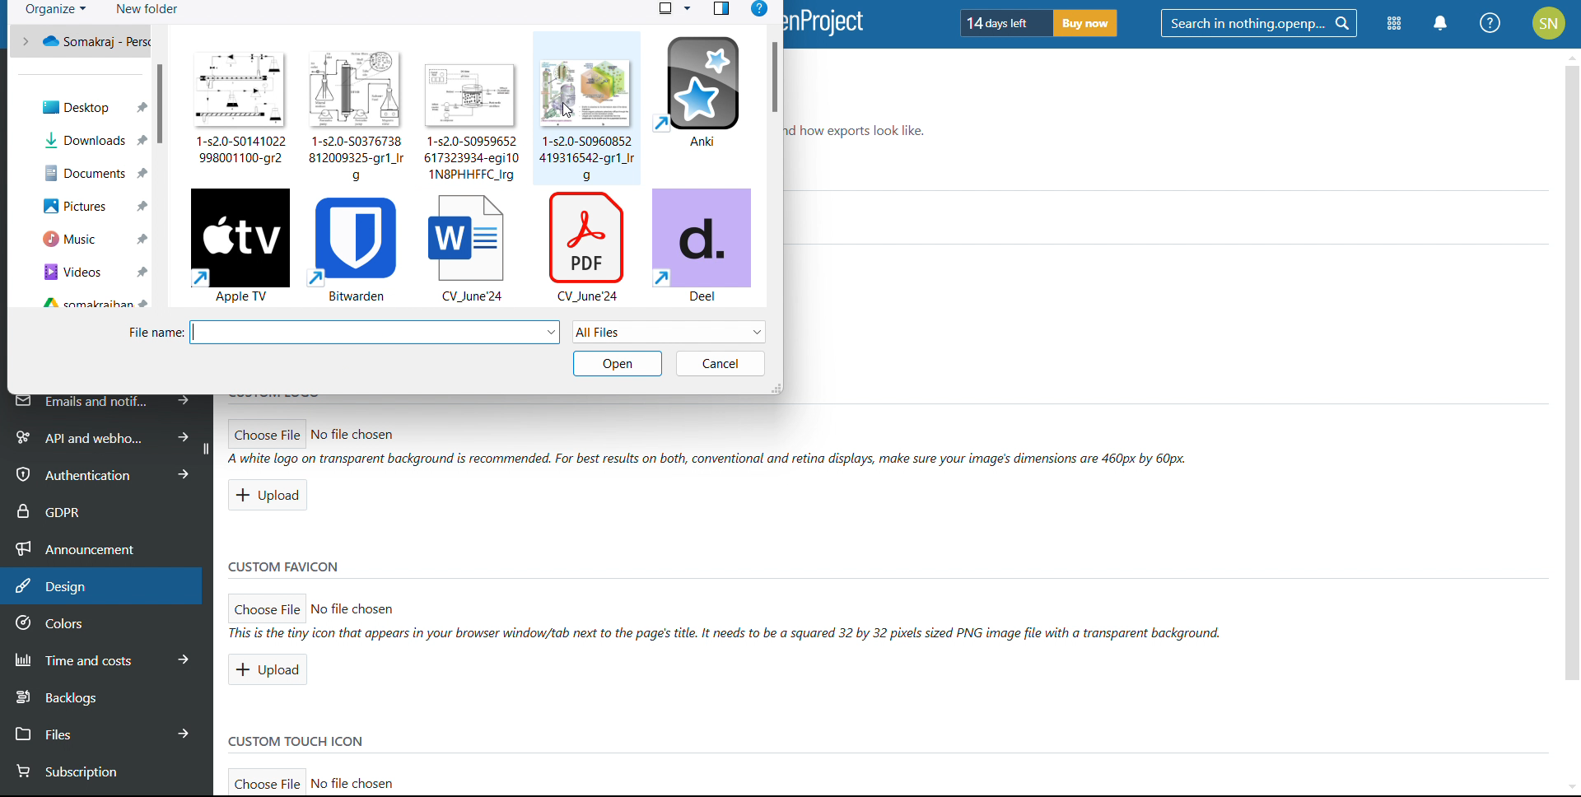 This screenshot has height=797, width=1581. What do you see at coordinates (377, 333) in the screenshot?
I see `select file name` at bounding box center [377, 333].